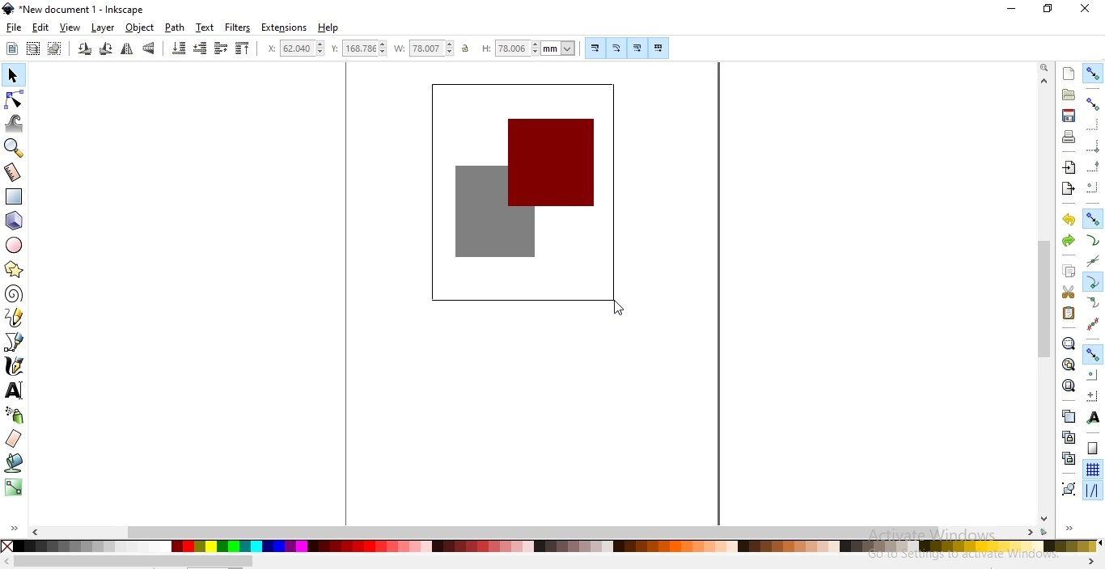 This screenshot has height=569, width=1105. I want to click on cut, so click(1068, 293).